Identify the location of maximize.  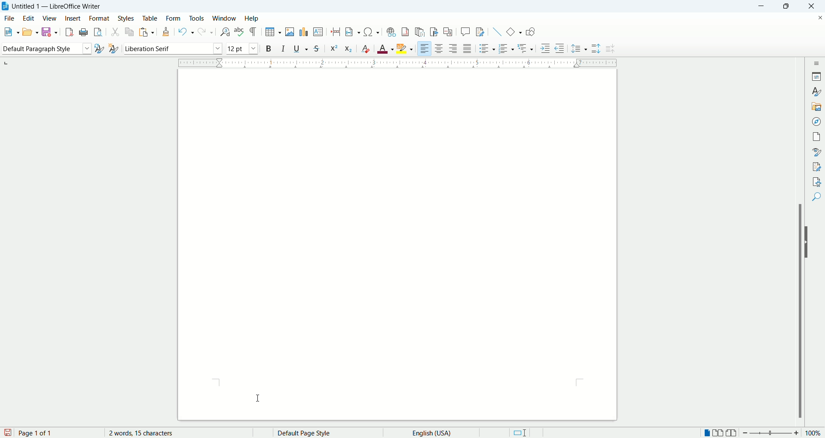
(790, 7).